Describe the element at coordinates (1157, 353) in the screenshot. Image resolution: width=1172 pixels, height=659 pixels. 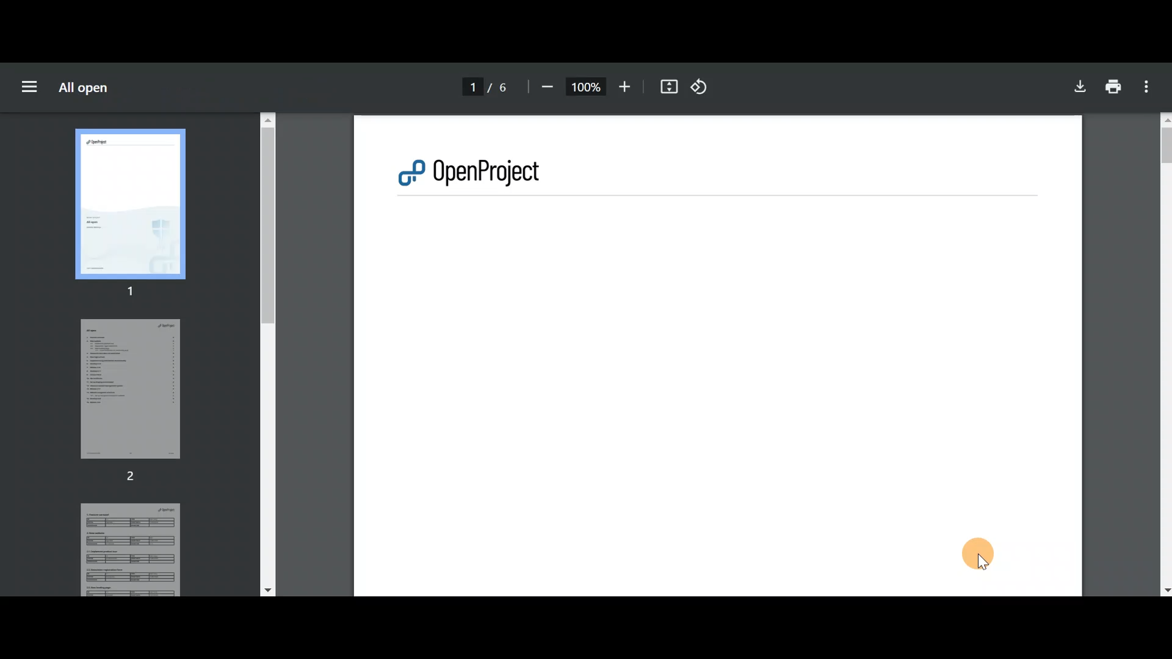
I see `Scroll bar` at that location.